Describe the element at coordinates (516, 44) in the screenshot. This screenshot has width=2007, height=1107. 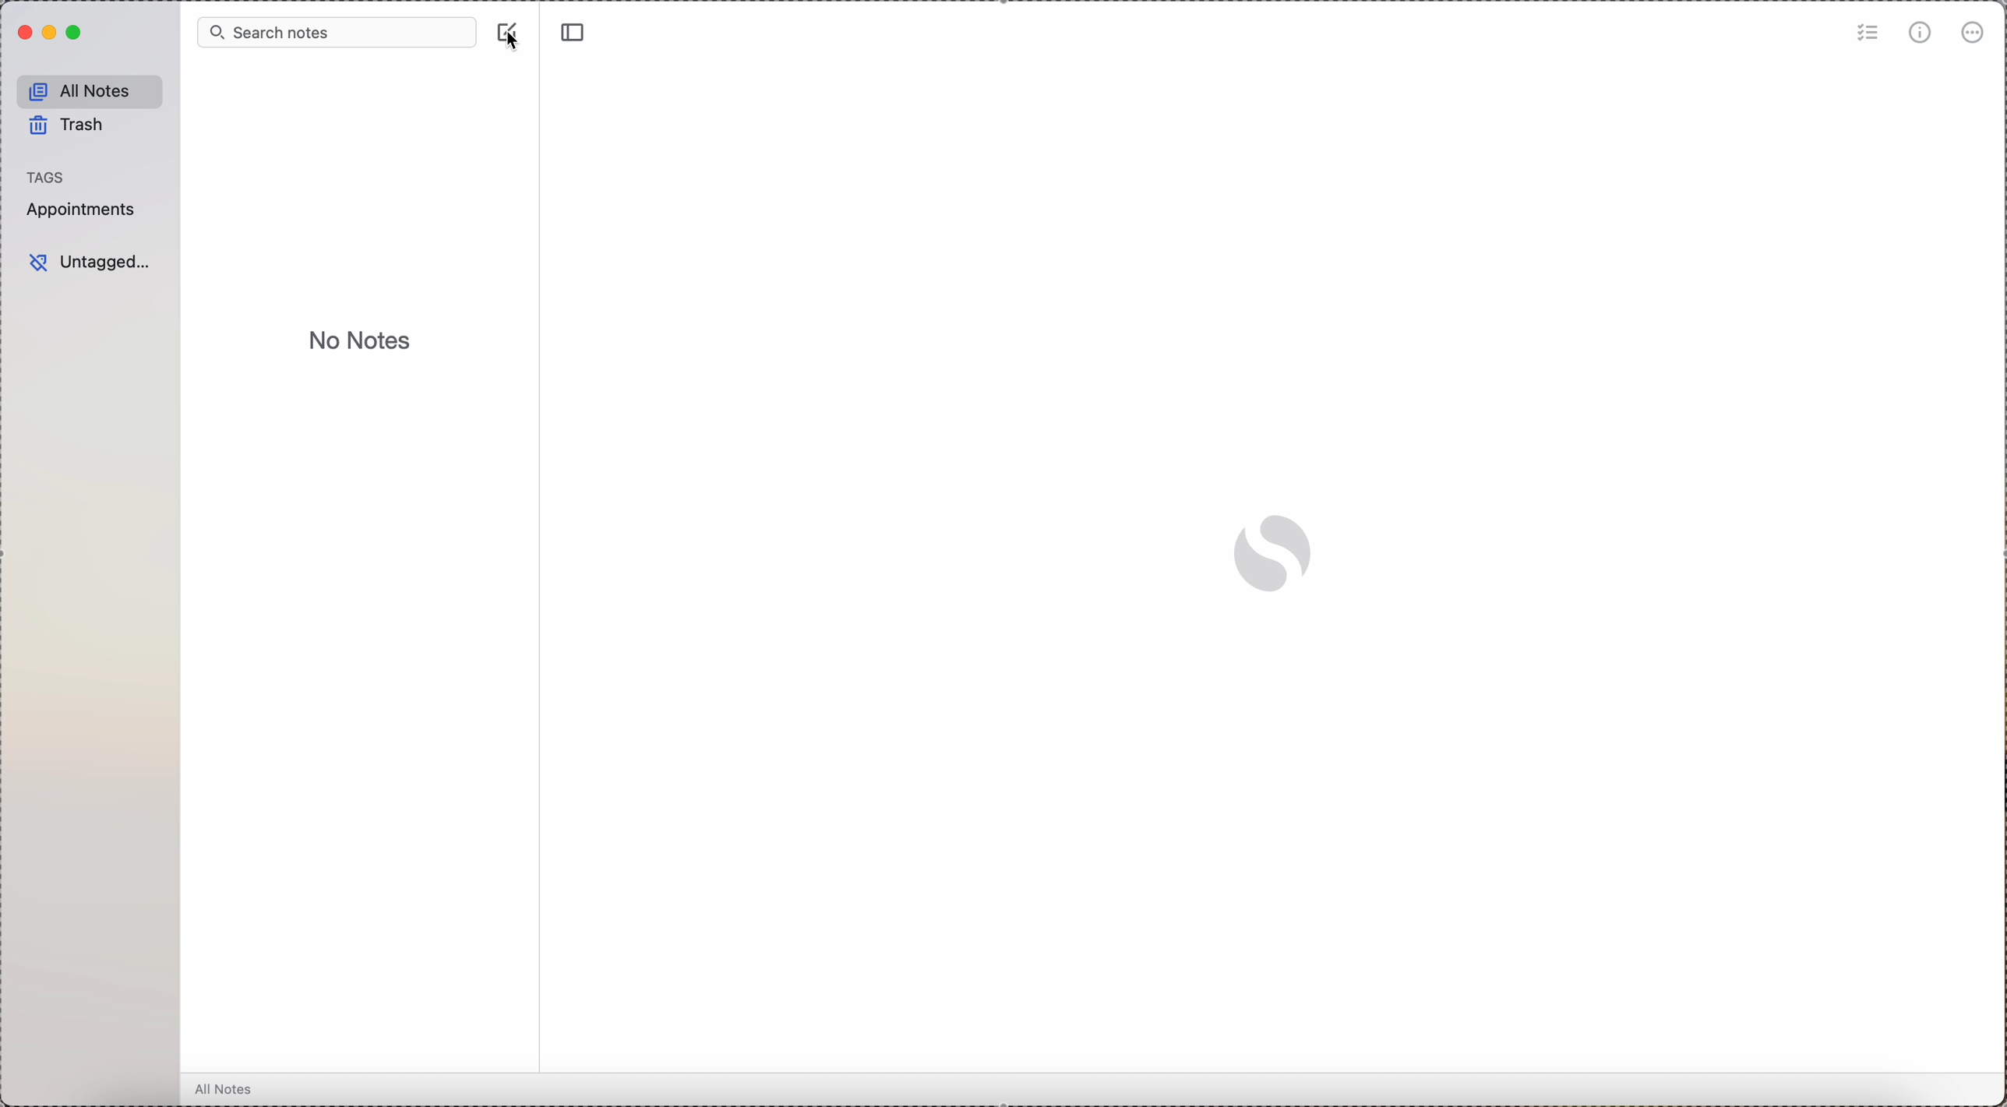
I see `cursor` at that location.